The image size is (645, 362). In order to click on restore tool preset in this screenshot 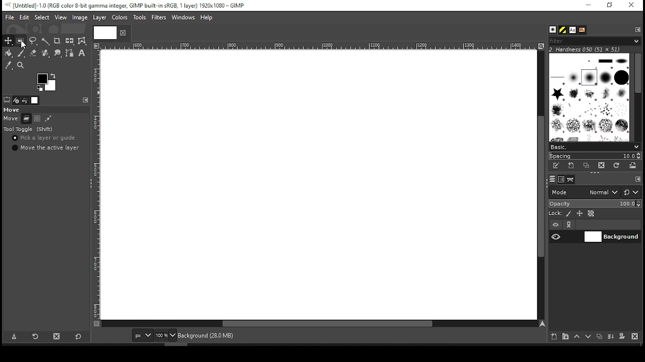, I will do `click(36, 335)`.